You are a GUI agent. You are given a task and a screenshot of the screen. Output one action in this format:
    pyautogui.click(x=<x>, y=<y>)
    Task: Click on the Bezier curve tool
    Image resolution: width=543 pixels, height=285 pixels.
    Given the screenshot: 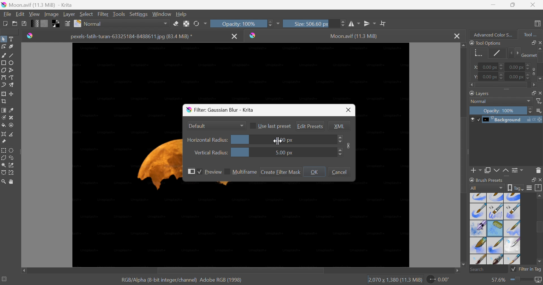 What is the action you would take?
    pyautogui.click(x=3, y=77)
    